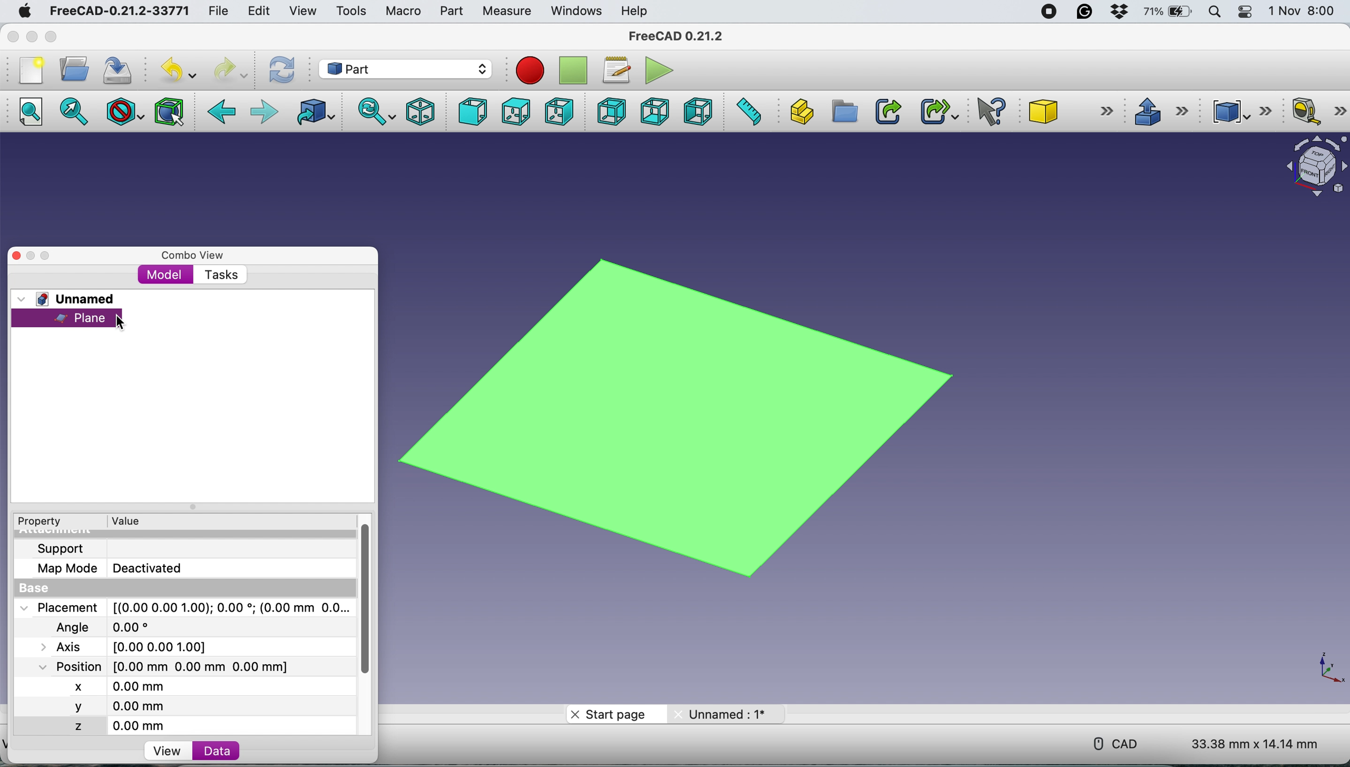 This screenshot has height=767, width=1350. Describe the element at coordinates (349, 11) in the screenshot. I see `tools` at that location.